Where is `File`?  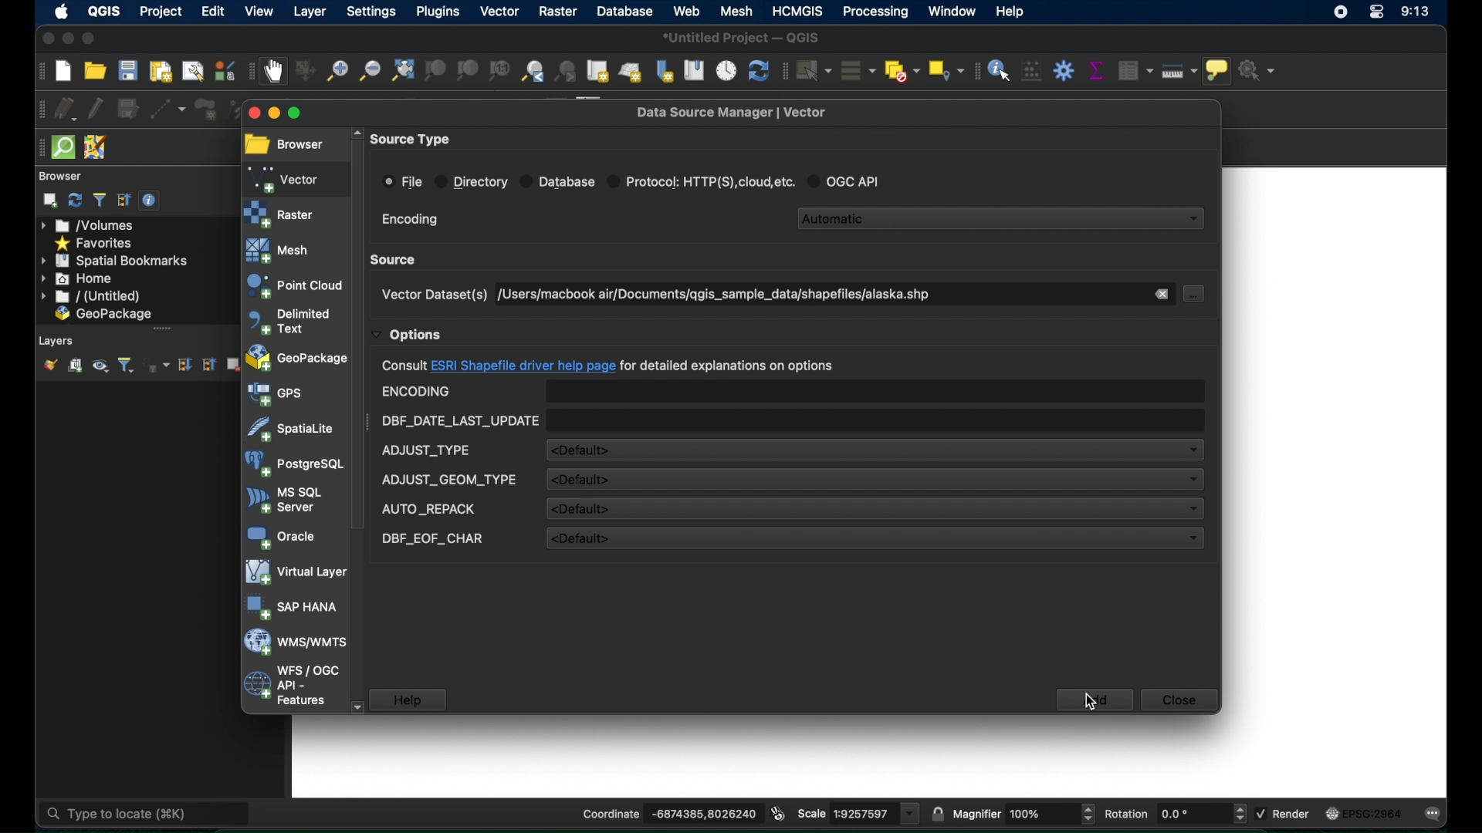 File is located at coordinates (403, 181).